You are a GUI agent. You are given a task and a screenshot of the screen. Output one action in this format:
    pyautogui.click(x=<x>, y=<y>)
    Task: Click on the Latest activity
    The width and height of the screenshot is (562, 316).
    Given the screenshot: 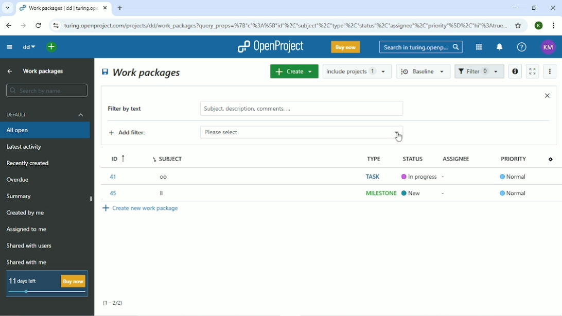 What is the action you would take?
    pyautogui.click(x=27, y=148)
    